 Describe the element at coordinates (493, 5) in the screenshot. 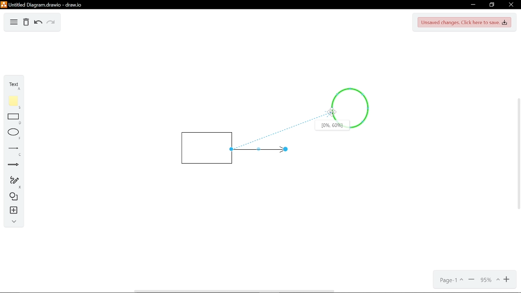

I see `Restore down` at that location.